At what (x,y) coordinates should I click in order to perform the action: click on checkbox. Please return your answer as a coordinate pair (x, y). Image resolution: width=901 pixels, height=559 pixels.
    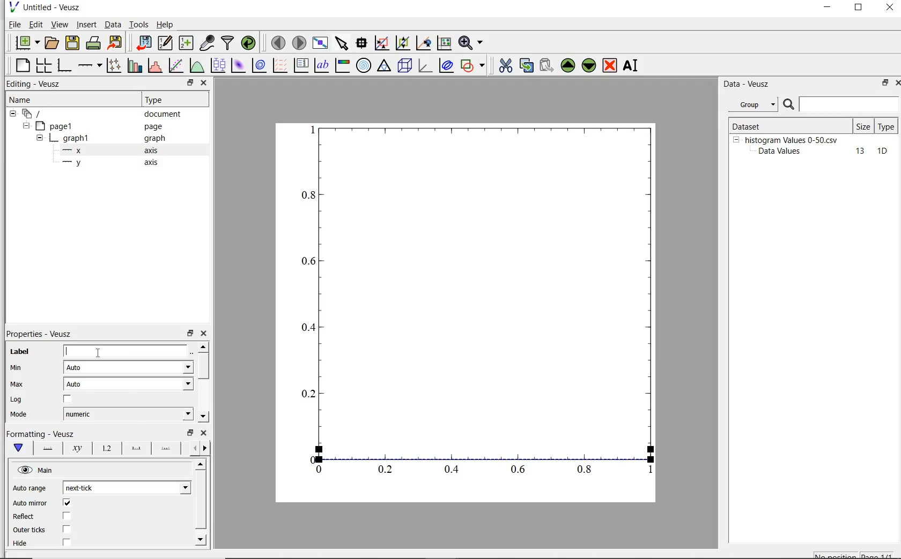
    Looking at the image, I should click on (67, 503).